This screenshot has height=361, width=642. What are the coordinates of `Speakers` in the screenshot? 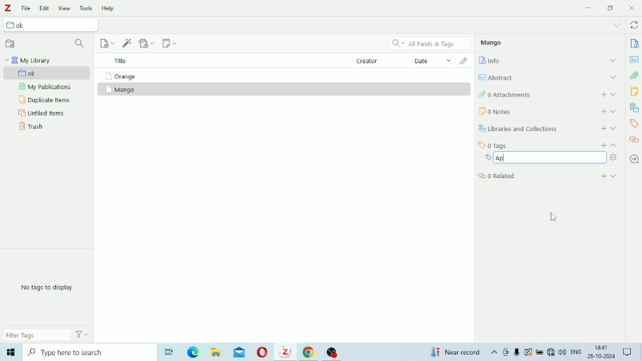 It's located at (563, 352).